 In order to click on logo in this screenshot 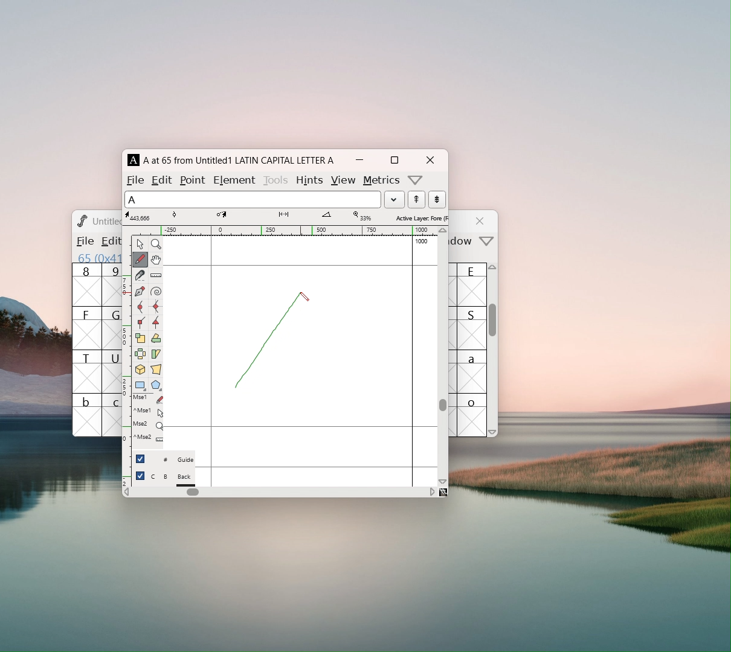, I will do `click(81, 220)`.